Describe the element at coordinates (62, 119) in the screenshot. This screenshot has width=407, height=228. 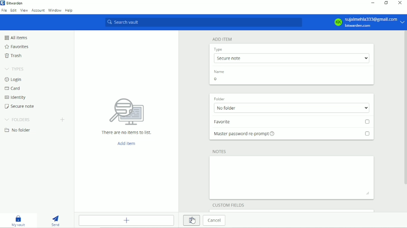
I see `Create folder` at that location.